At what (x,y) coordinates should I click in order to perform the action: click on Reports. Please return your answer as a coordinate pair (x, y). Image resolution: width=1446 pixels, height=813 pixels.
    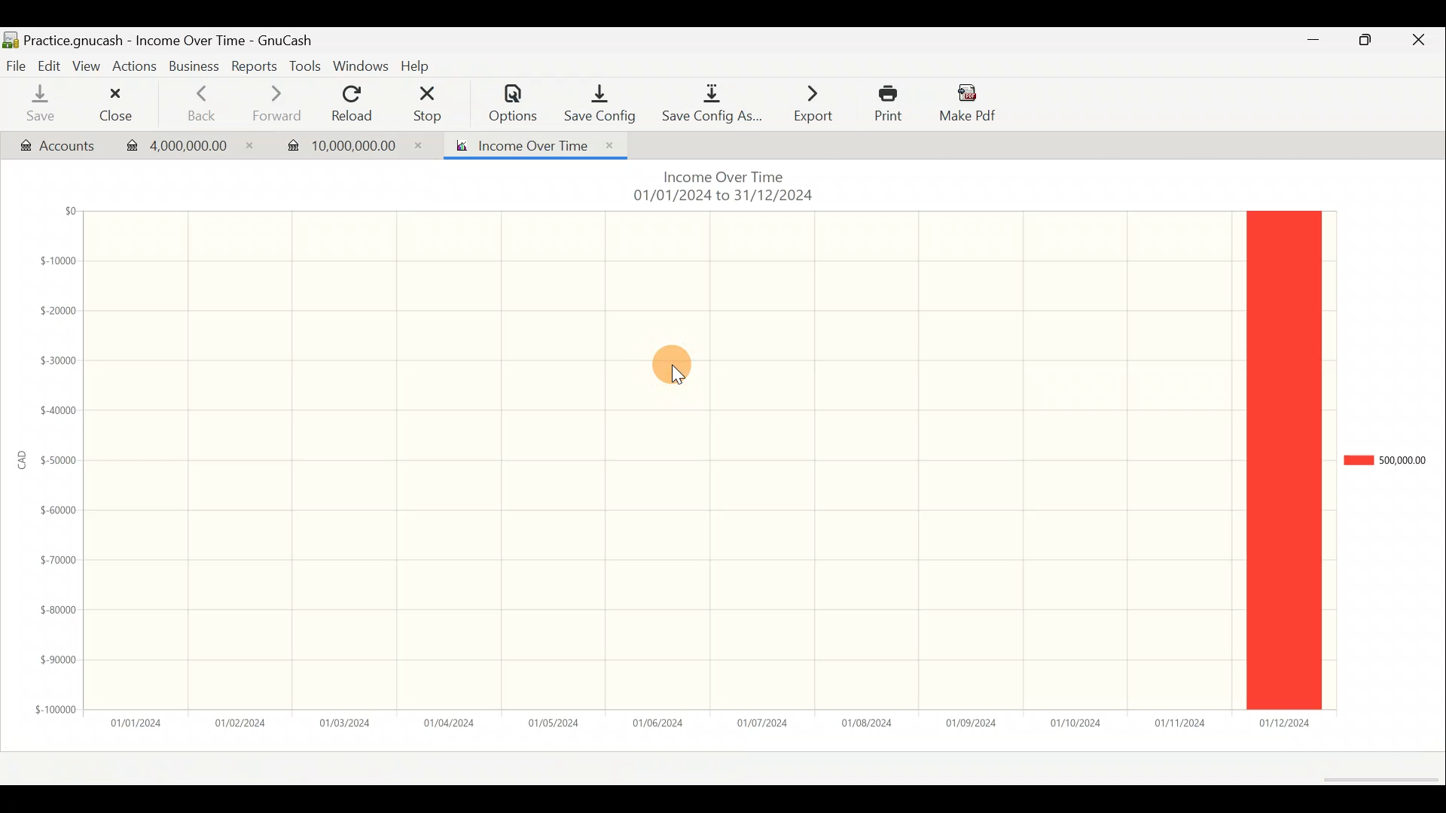
    Looking at the image, I should click on (255, 65).